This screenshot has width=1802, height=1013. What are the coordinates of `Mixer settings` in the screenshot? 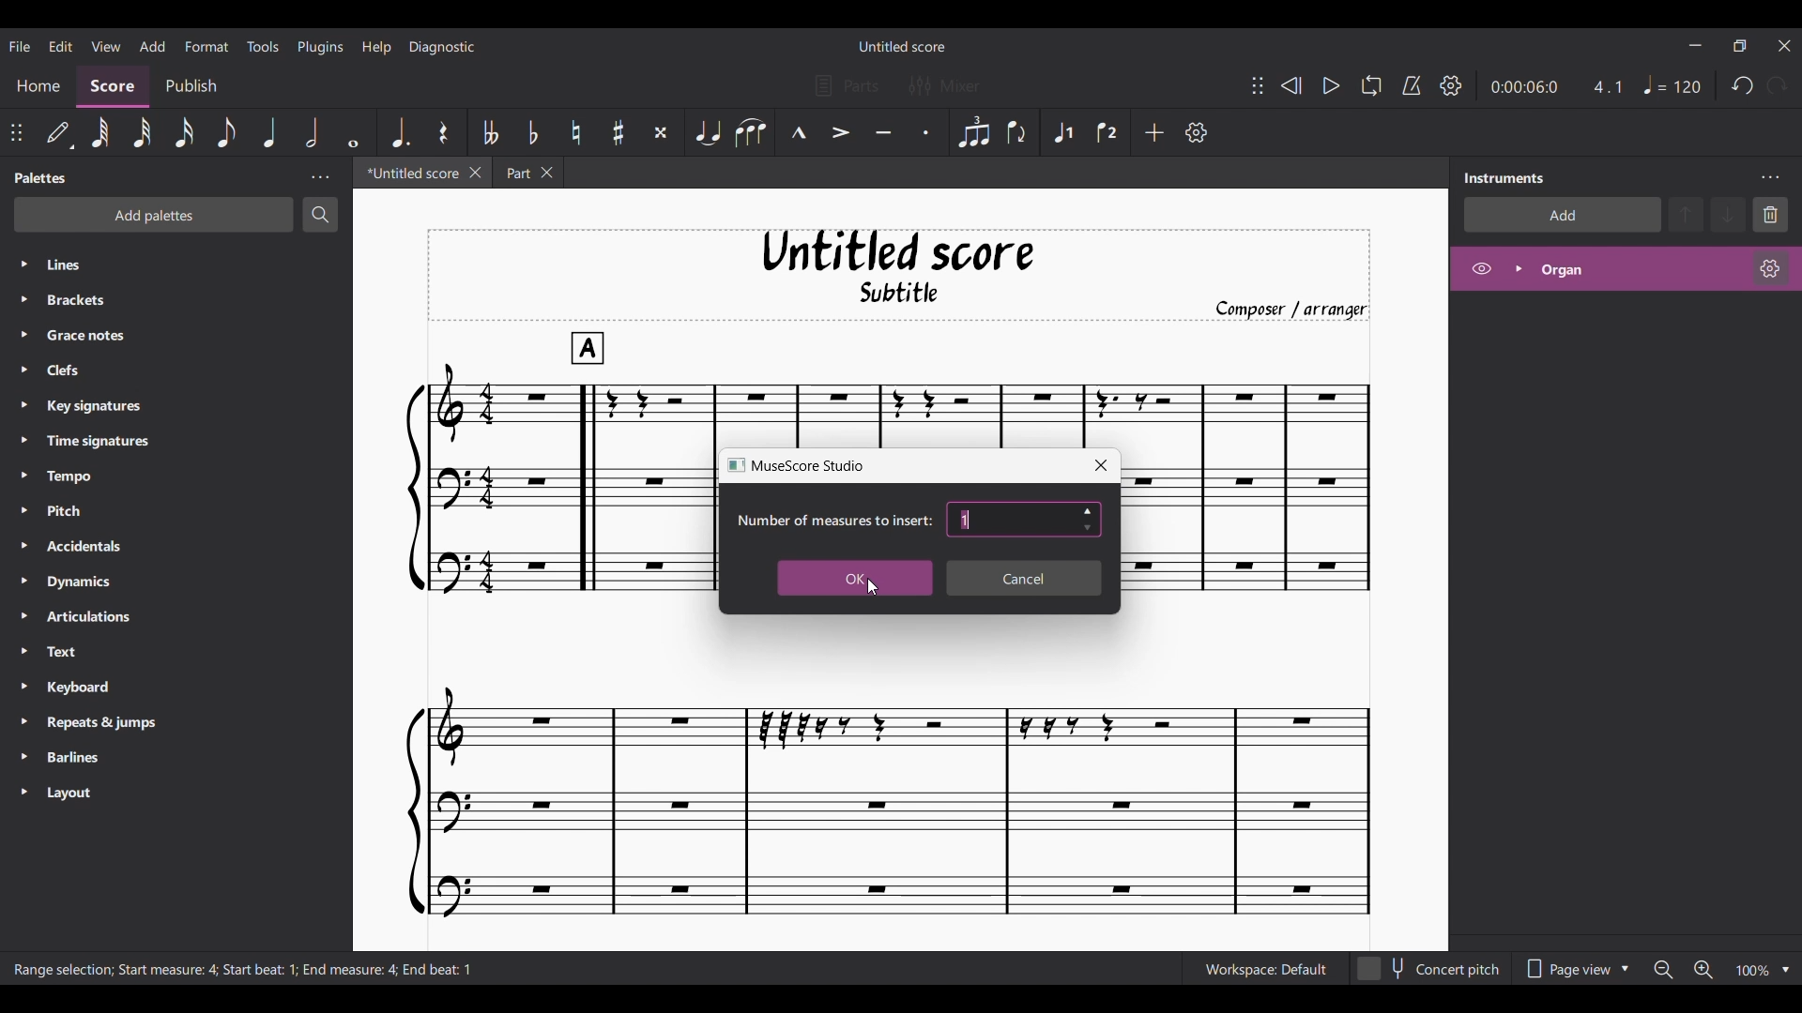 It's located at (944, 86).